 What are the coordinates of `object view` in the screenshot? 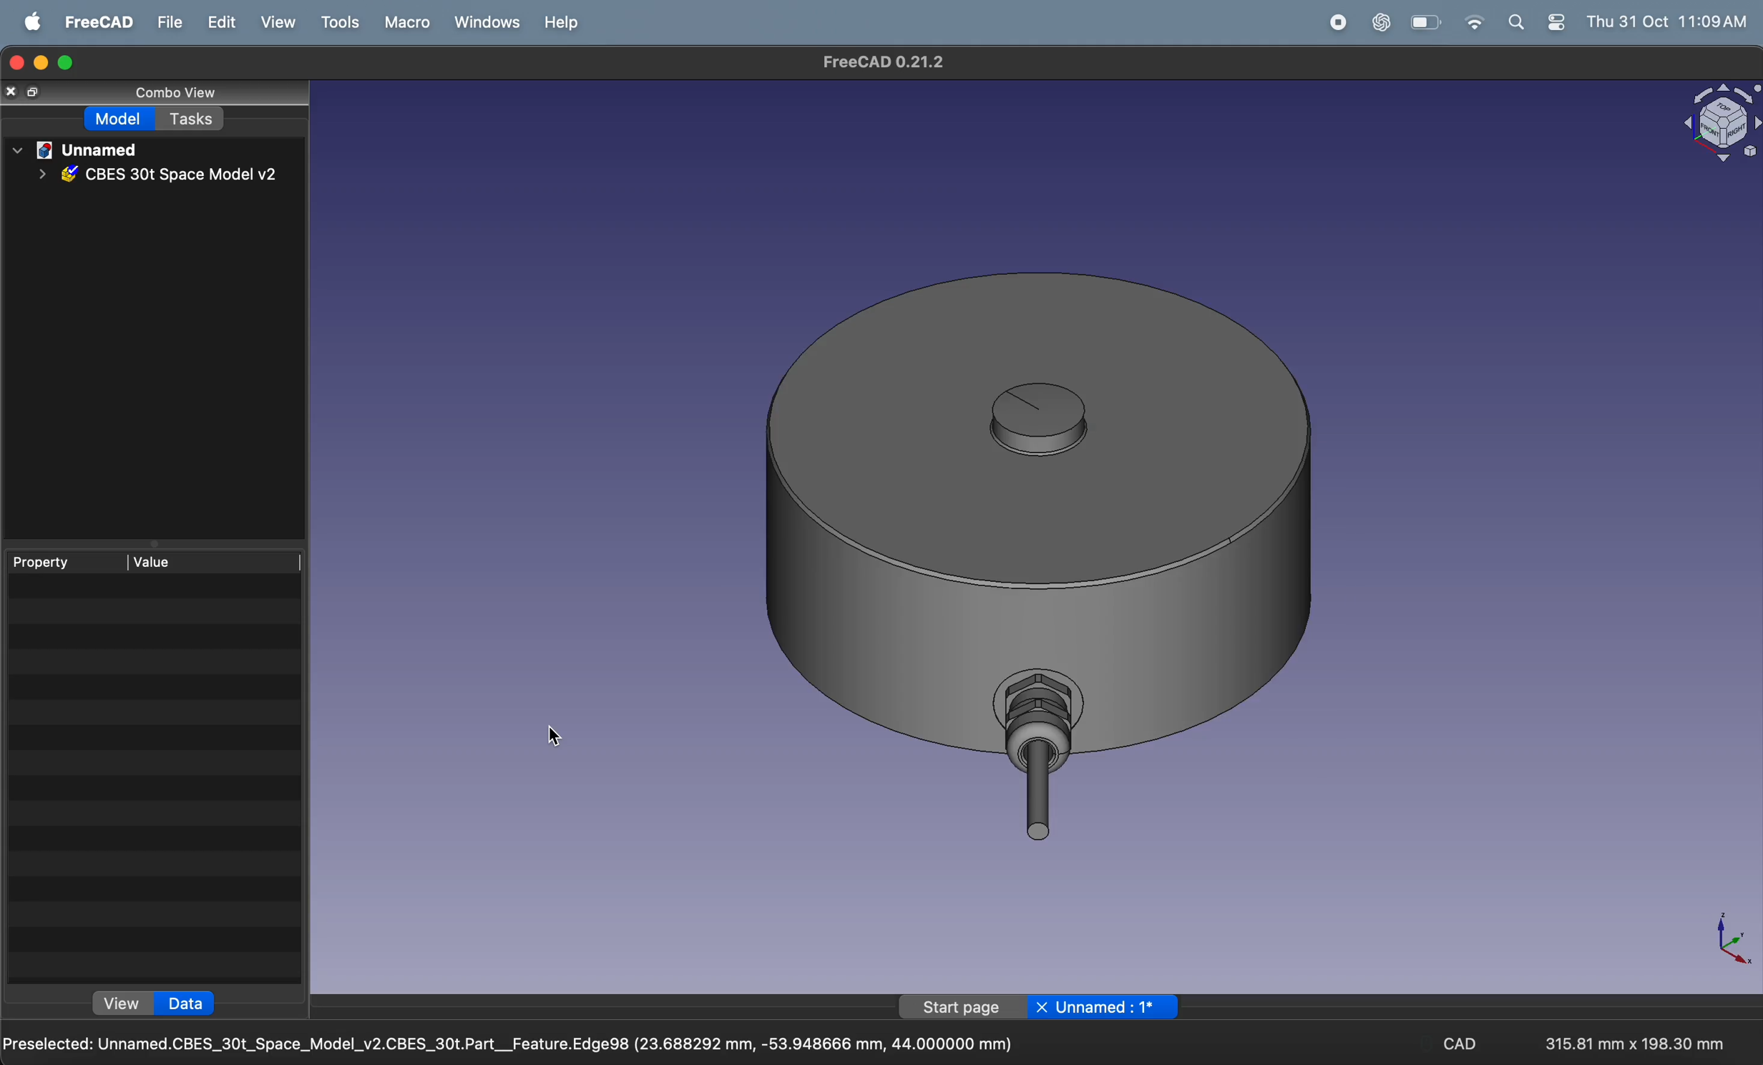 It's located at (1713, 125).